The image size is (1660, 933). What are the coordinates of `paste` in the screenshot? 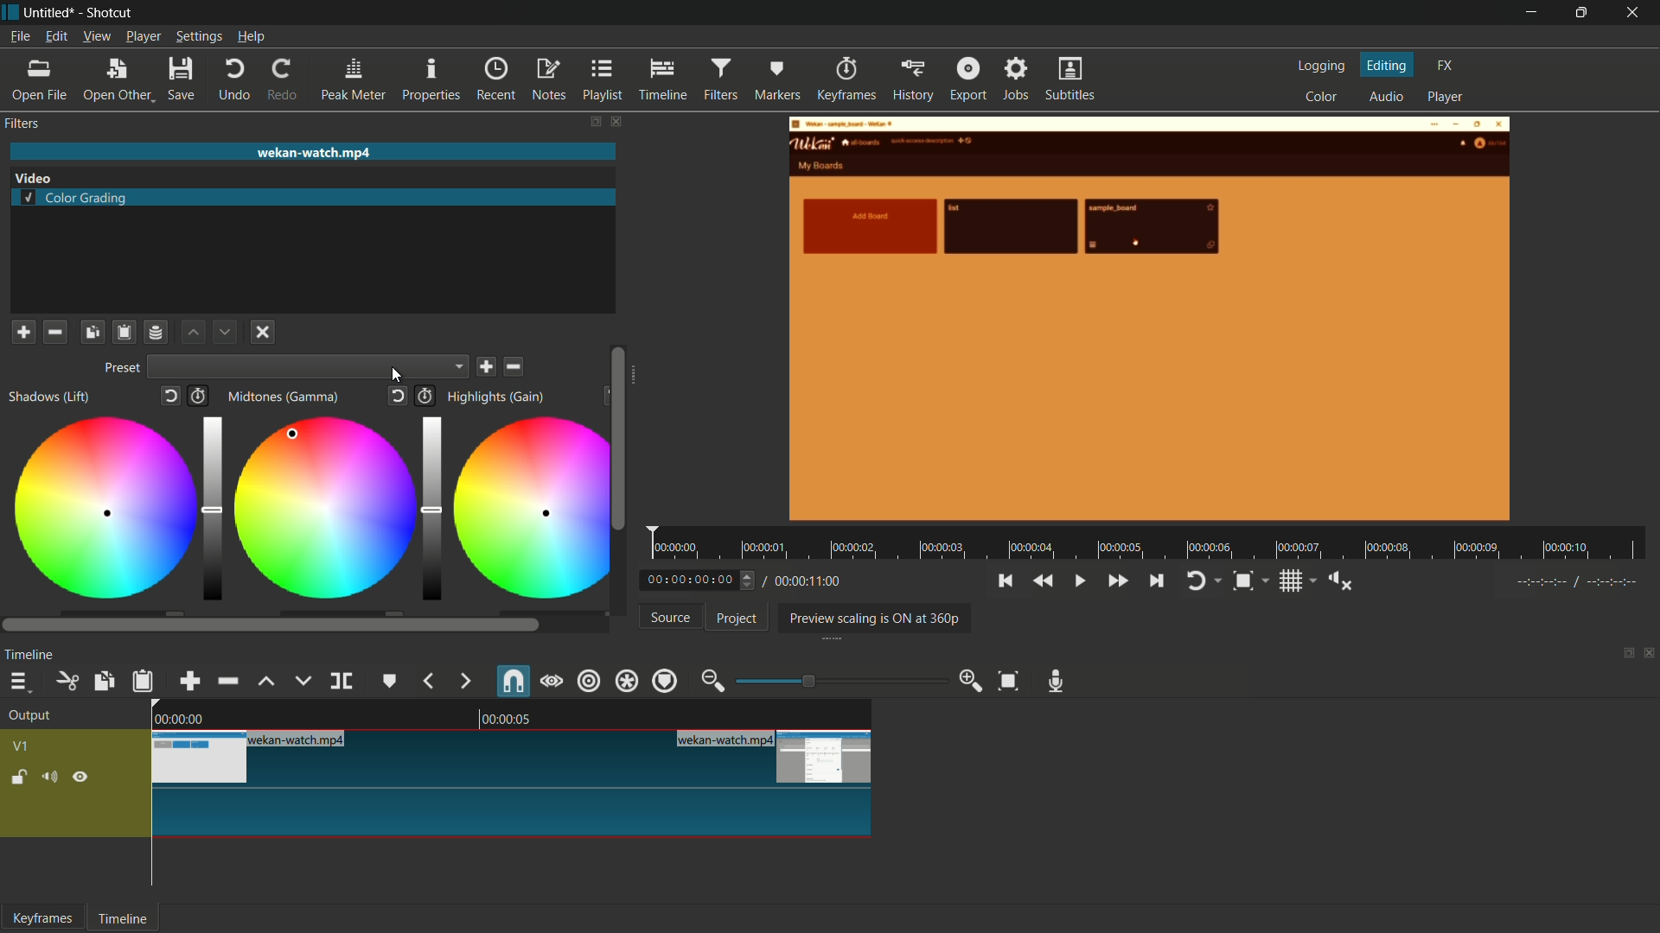 It's located at (144, 682).